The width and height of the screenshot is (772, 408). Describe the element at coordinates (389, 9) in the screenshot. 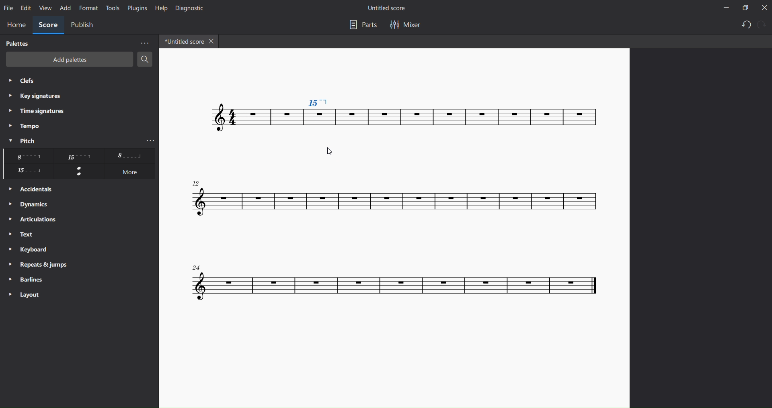

I see `title` at that location.